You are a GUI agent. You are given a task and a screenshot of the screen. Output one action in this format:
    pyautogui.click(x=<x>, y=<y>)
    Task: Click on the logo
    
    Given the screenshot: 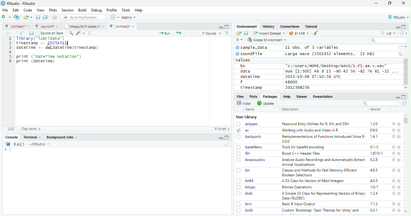 What is the action you would take?
    pyautogui.click(x=3, y=3)
    